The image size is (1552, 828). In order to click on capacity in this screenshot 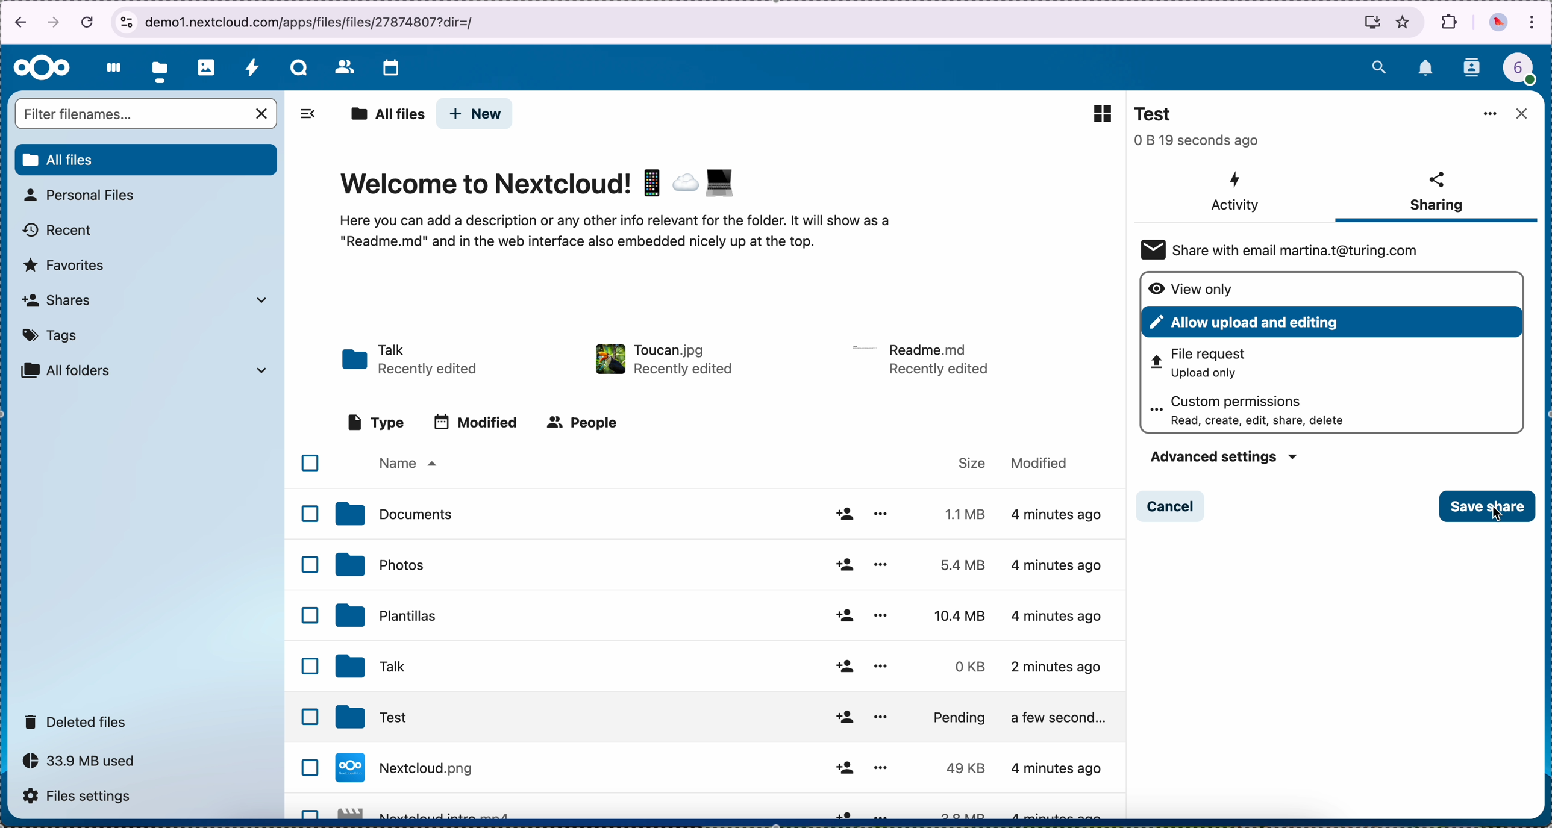, I will do `click(86, 764)`.